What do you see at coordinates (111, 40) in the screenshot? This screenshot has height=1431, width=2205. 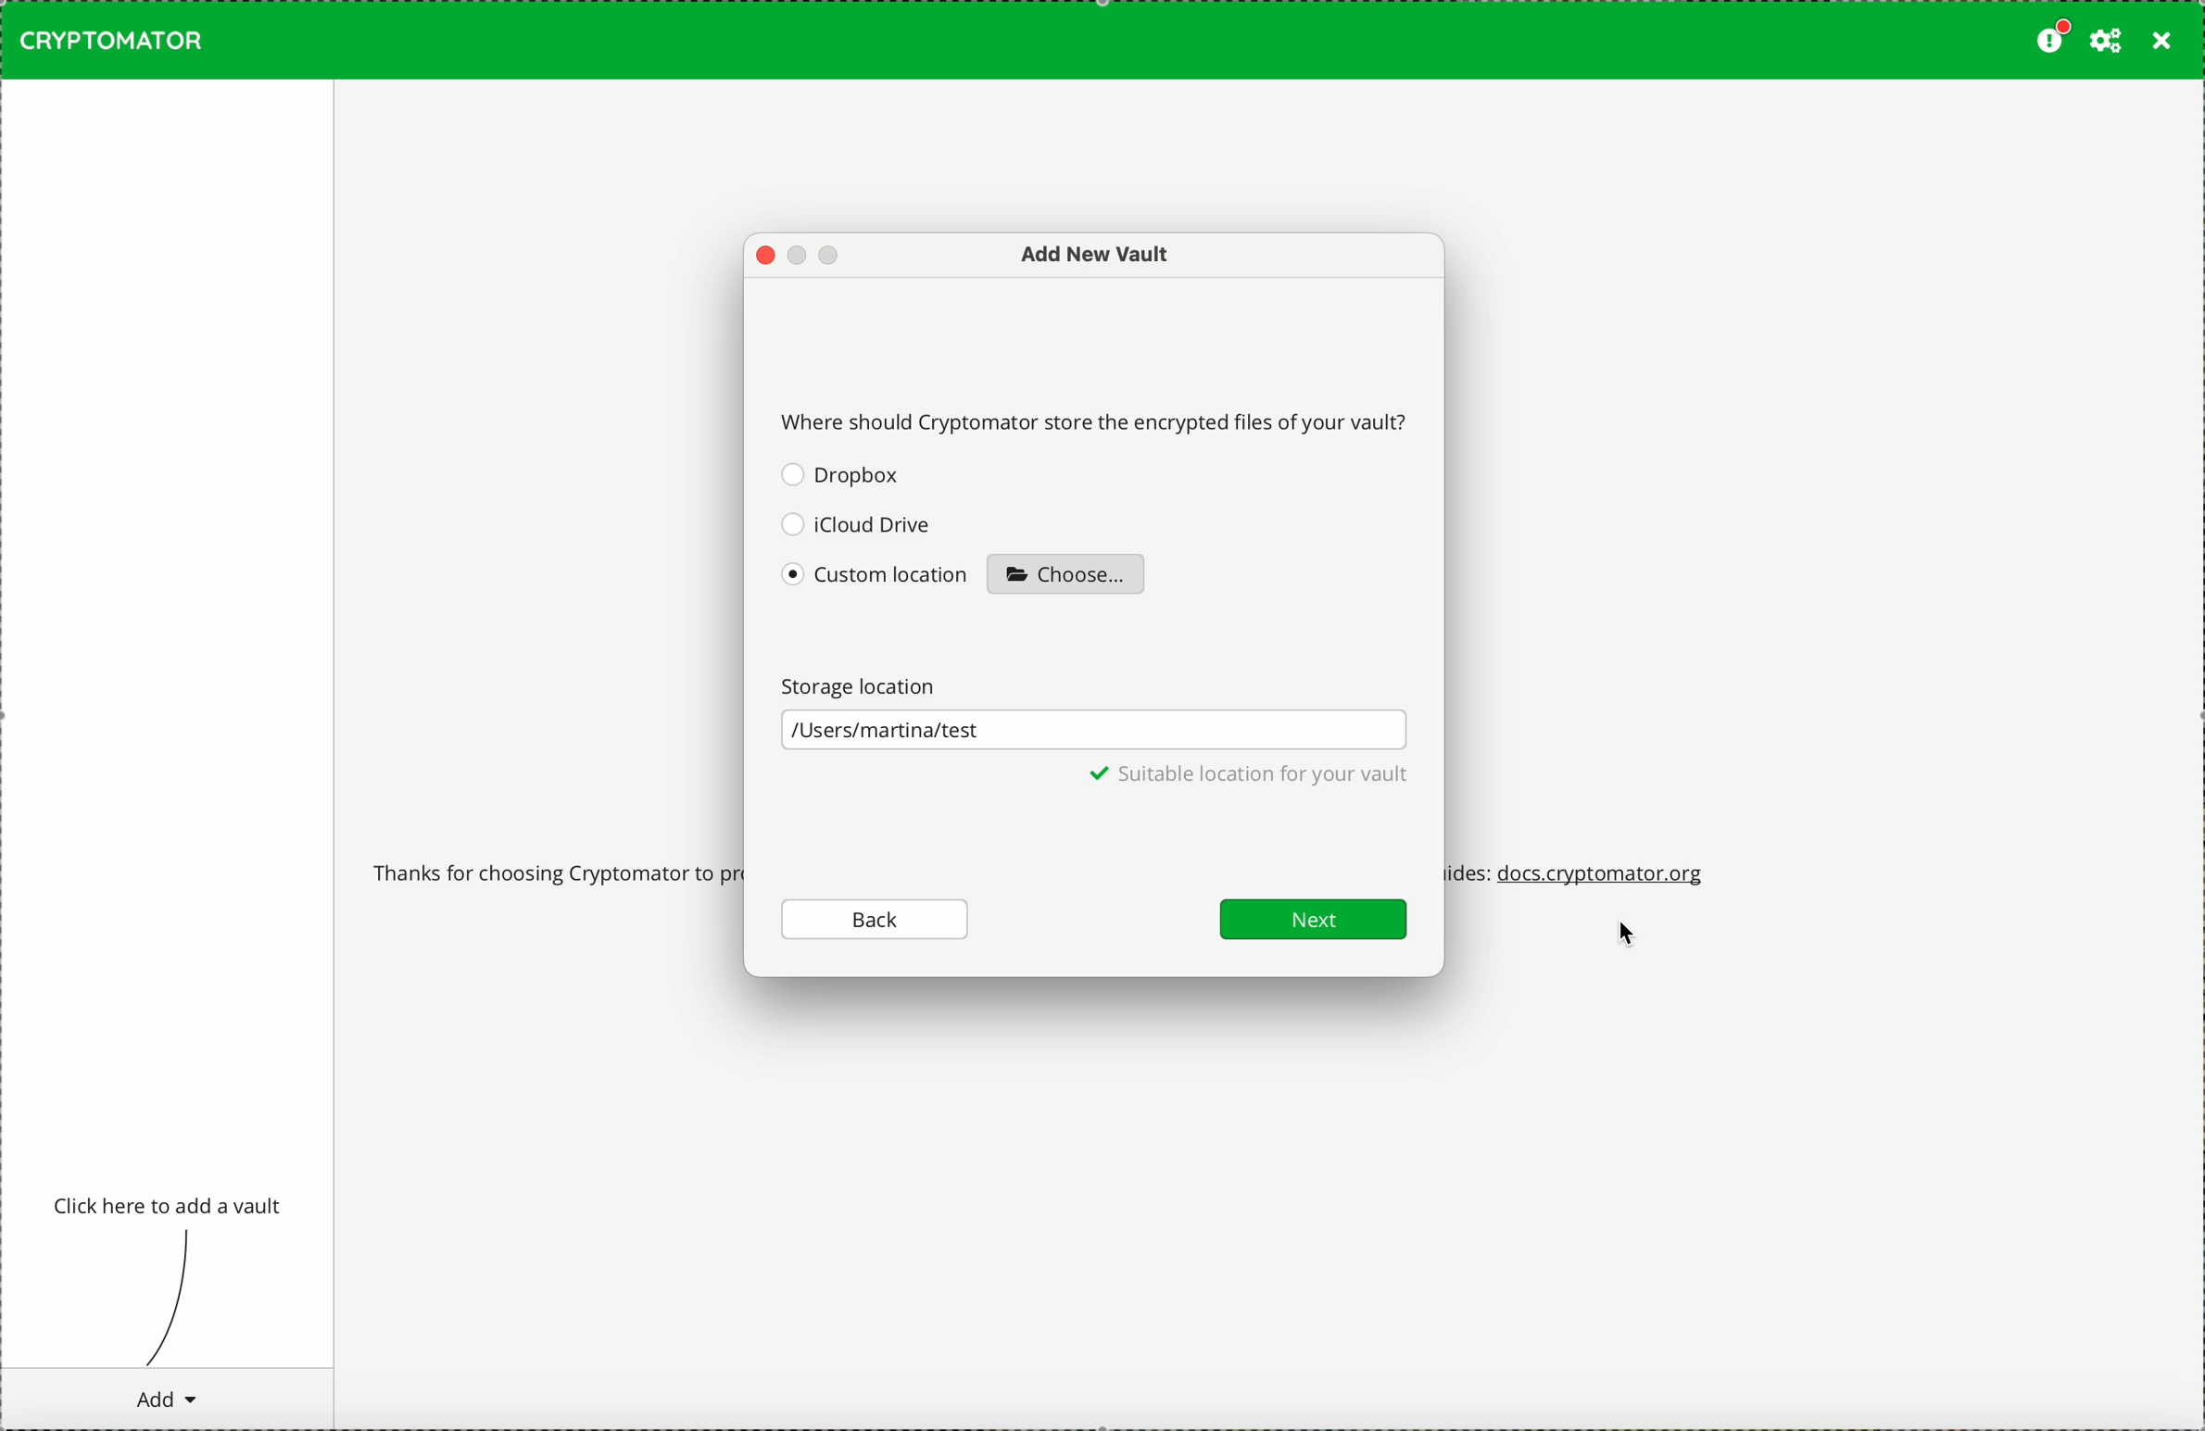 I see `CRYPTOMATOR` at bounding box center [111, 40].